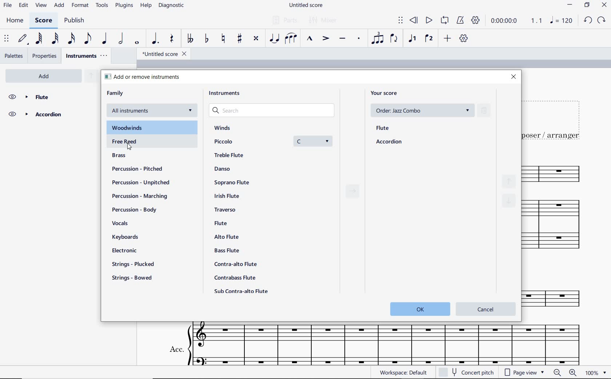 Image resolution: width=611 pixels, height=379 pixels. I want to click on add, so click(447, 39).